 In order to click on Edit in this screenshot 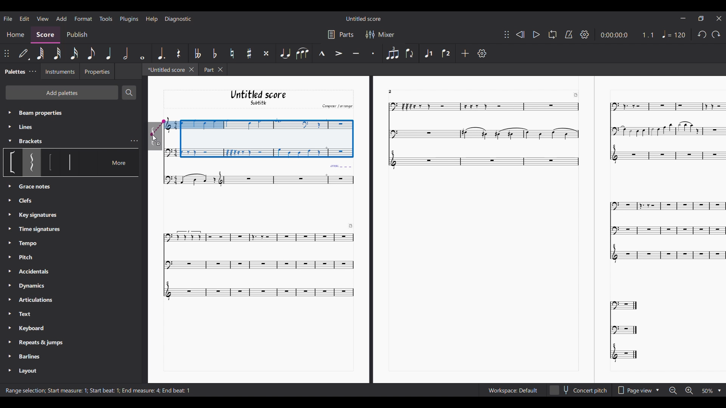, I will do `click(25, 19)`.